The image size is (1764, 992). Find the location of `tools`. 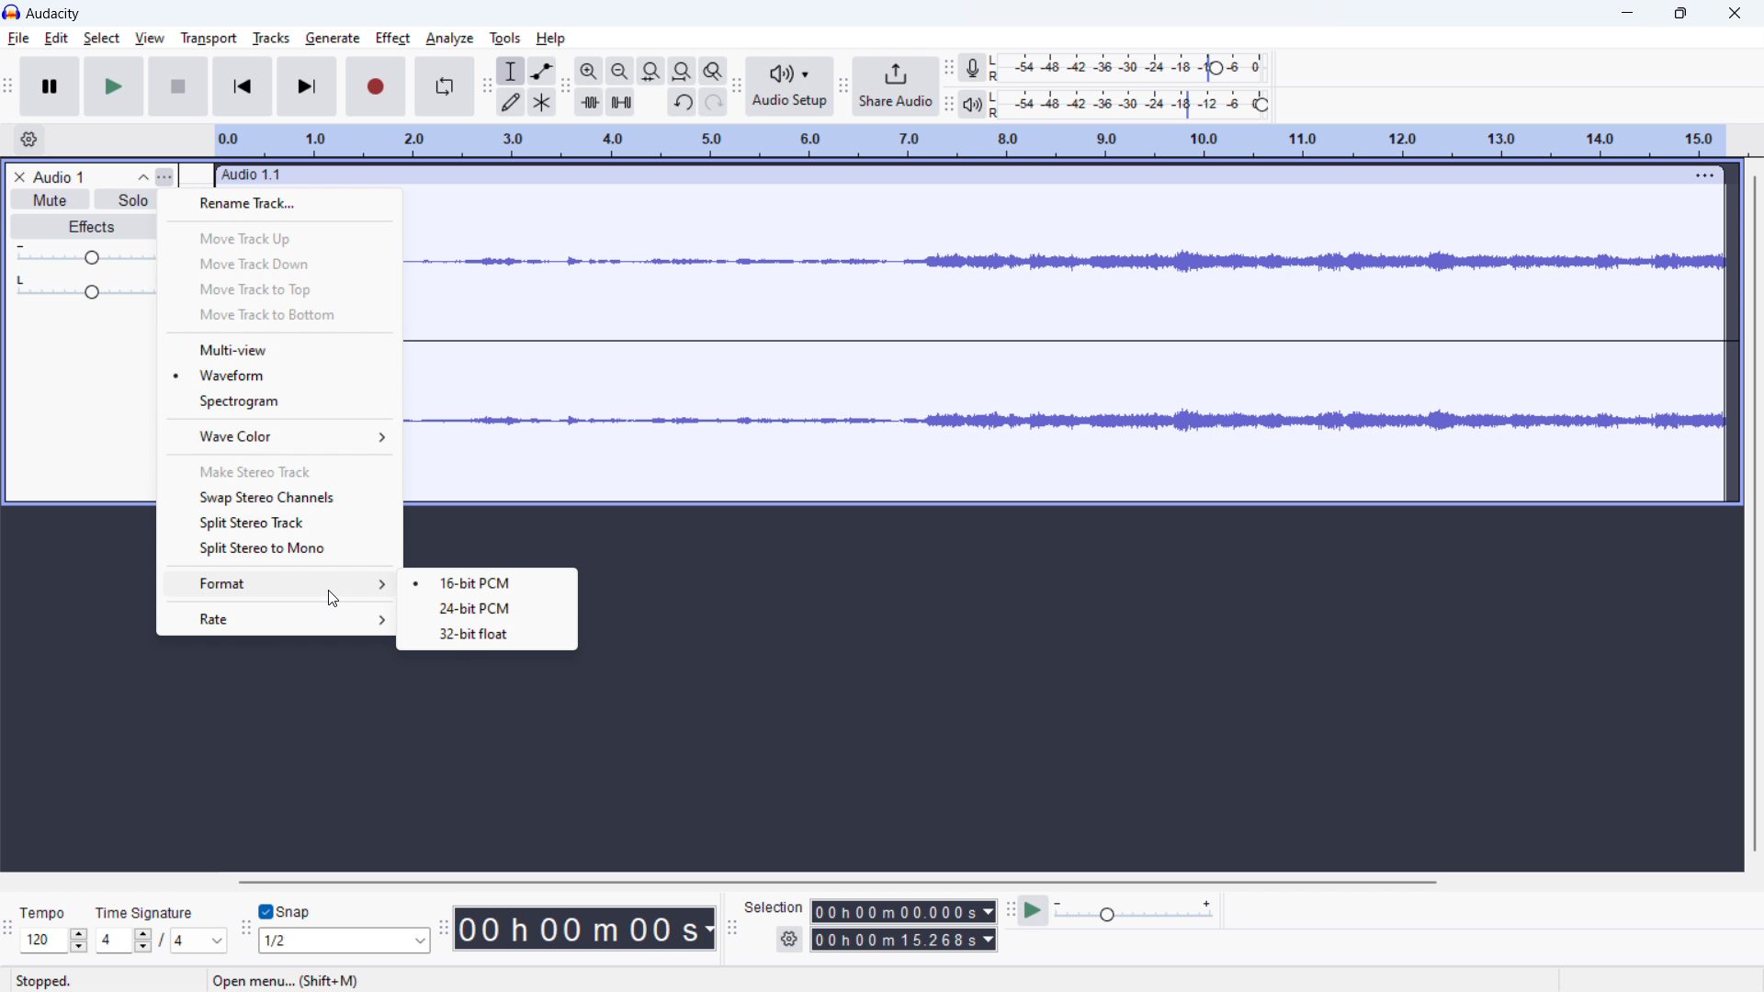

tools is located at coordinates (504, 38).